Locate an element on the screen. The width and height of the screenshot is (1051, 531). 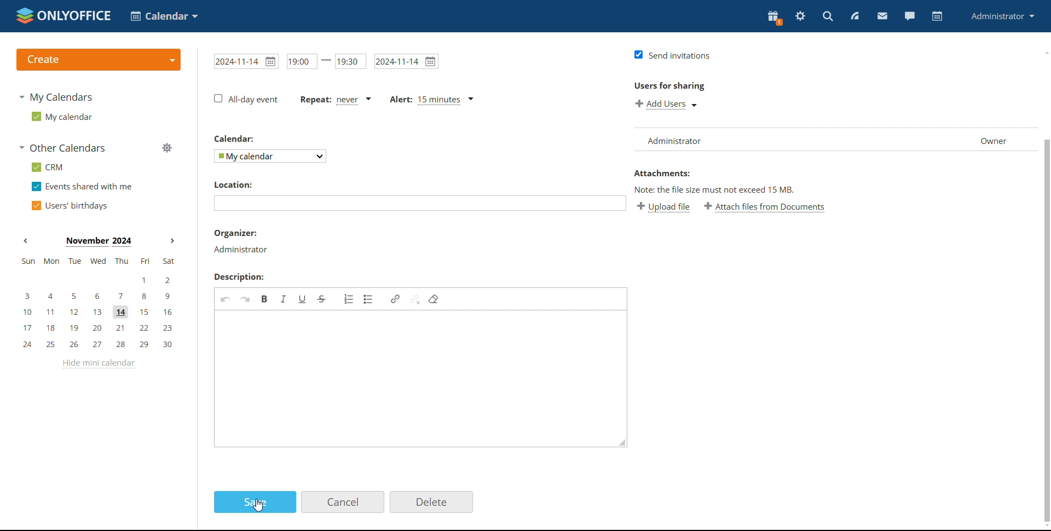
administrator is located at coordinates (240, 251).